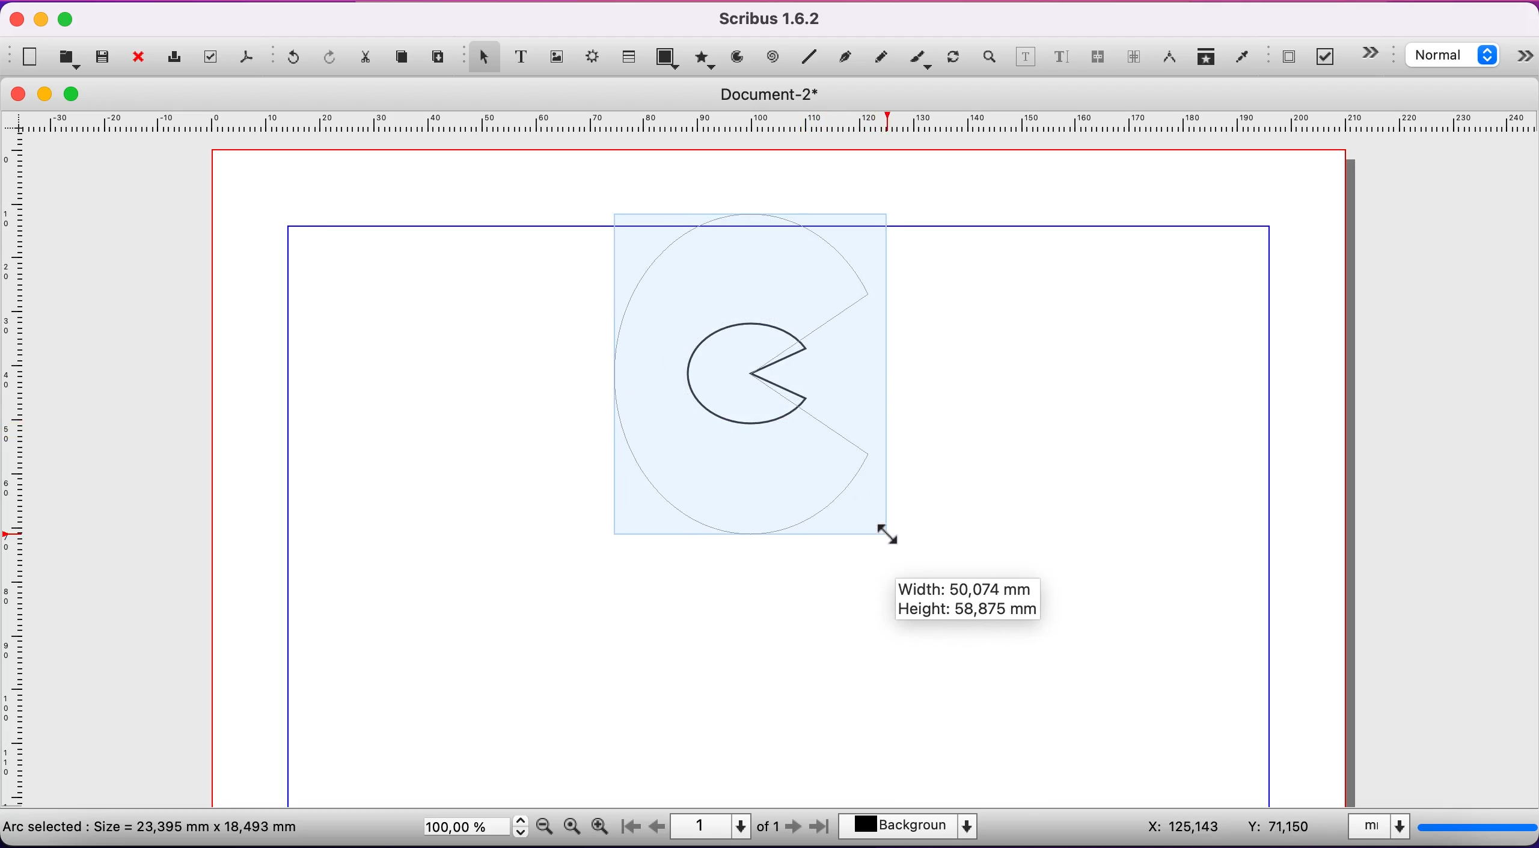  I want to click on open, so click(71, 58).